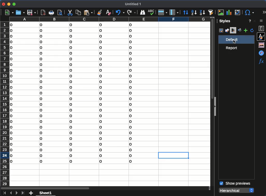 Image resolution: width=266 pixels, height=196 pixels. What do you see at coordinates (4, 193) in the screenshot?
I see `first sheet` at bounding box center [4, 193].